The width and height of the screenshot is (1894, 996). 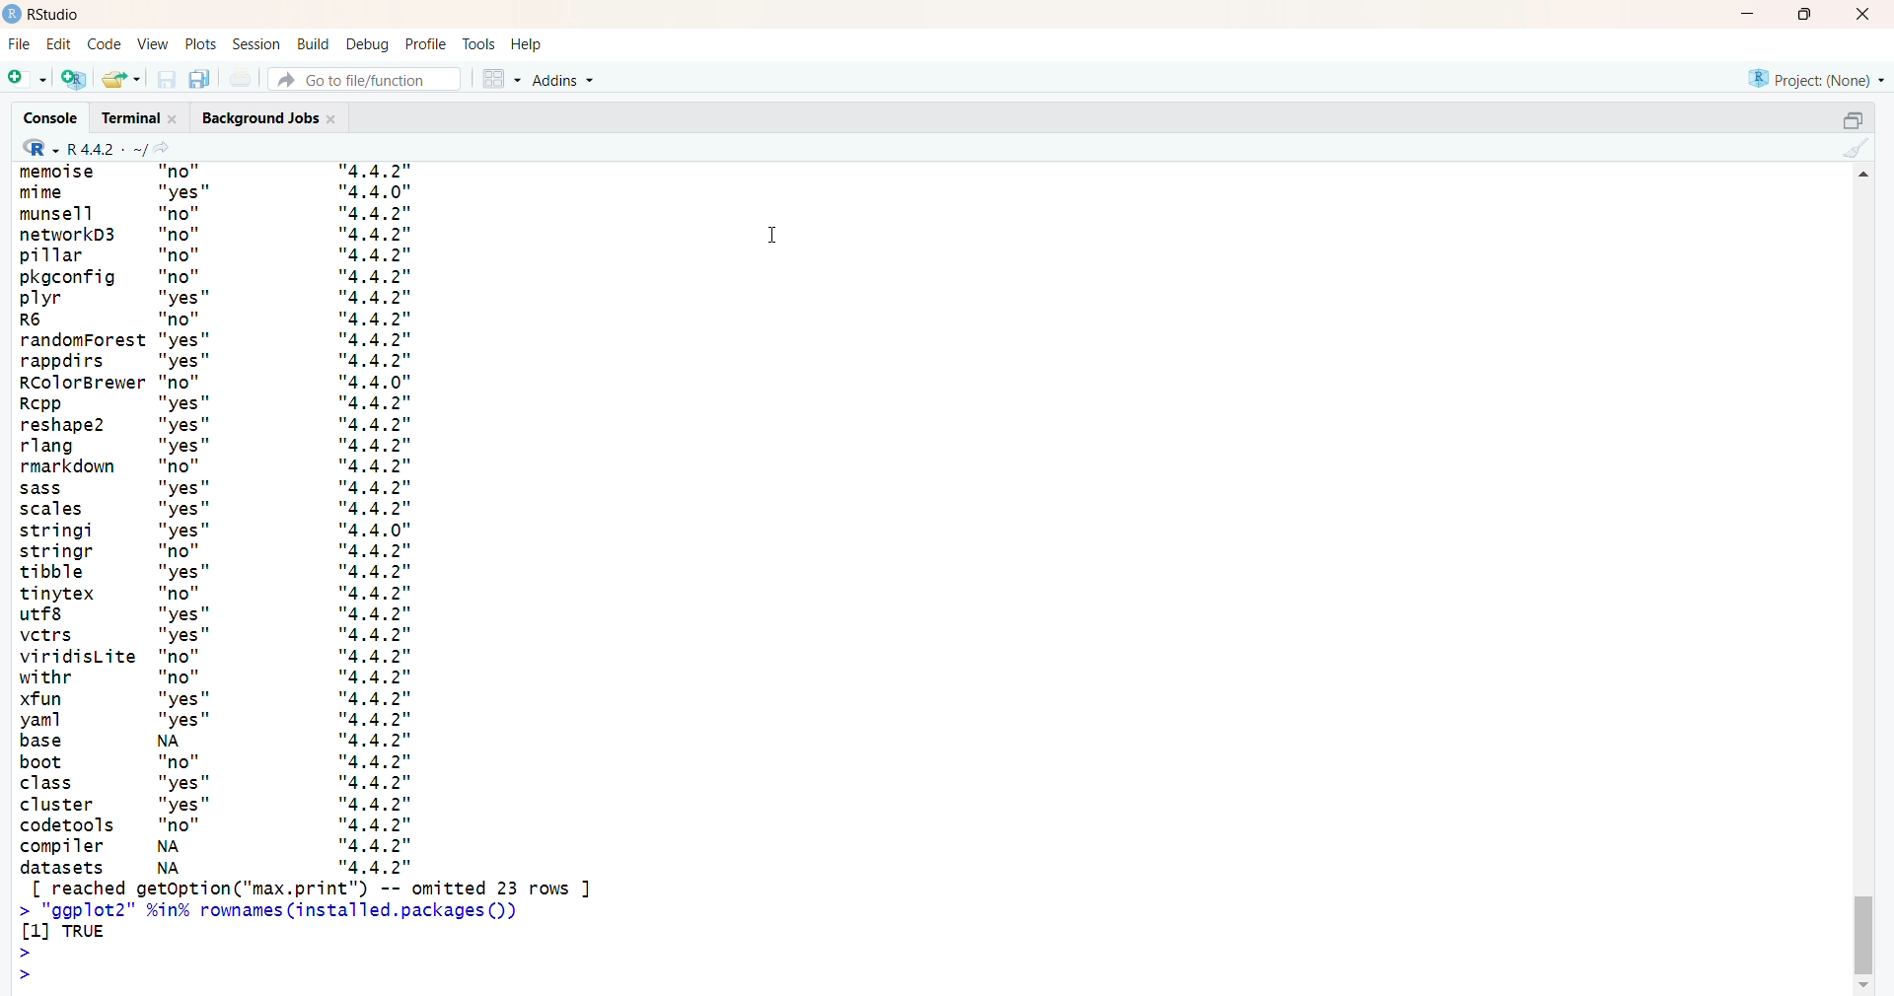 What do you see at coordinates (73, 79) in the screenshot?
I see `create a project` at bounding box center [73, 79].